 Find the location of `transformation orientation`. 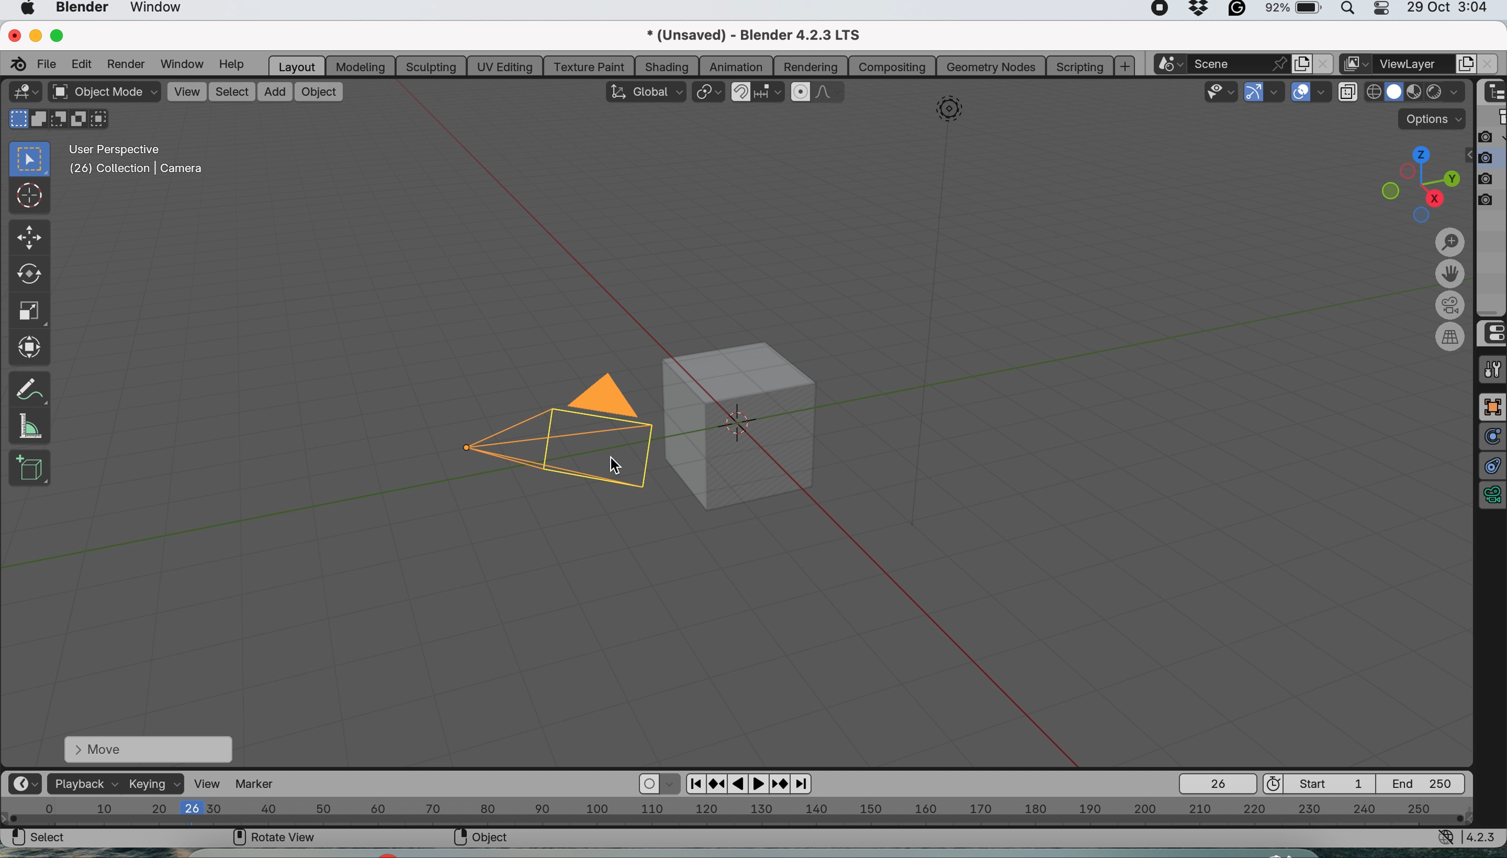

transformation orientation is located at coordinates (644, 91).